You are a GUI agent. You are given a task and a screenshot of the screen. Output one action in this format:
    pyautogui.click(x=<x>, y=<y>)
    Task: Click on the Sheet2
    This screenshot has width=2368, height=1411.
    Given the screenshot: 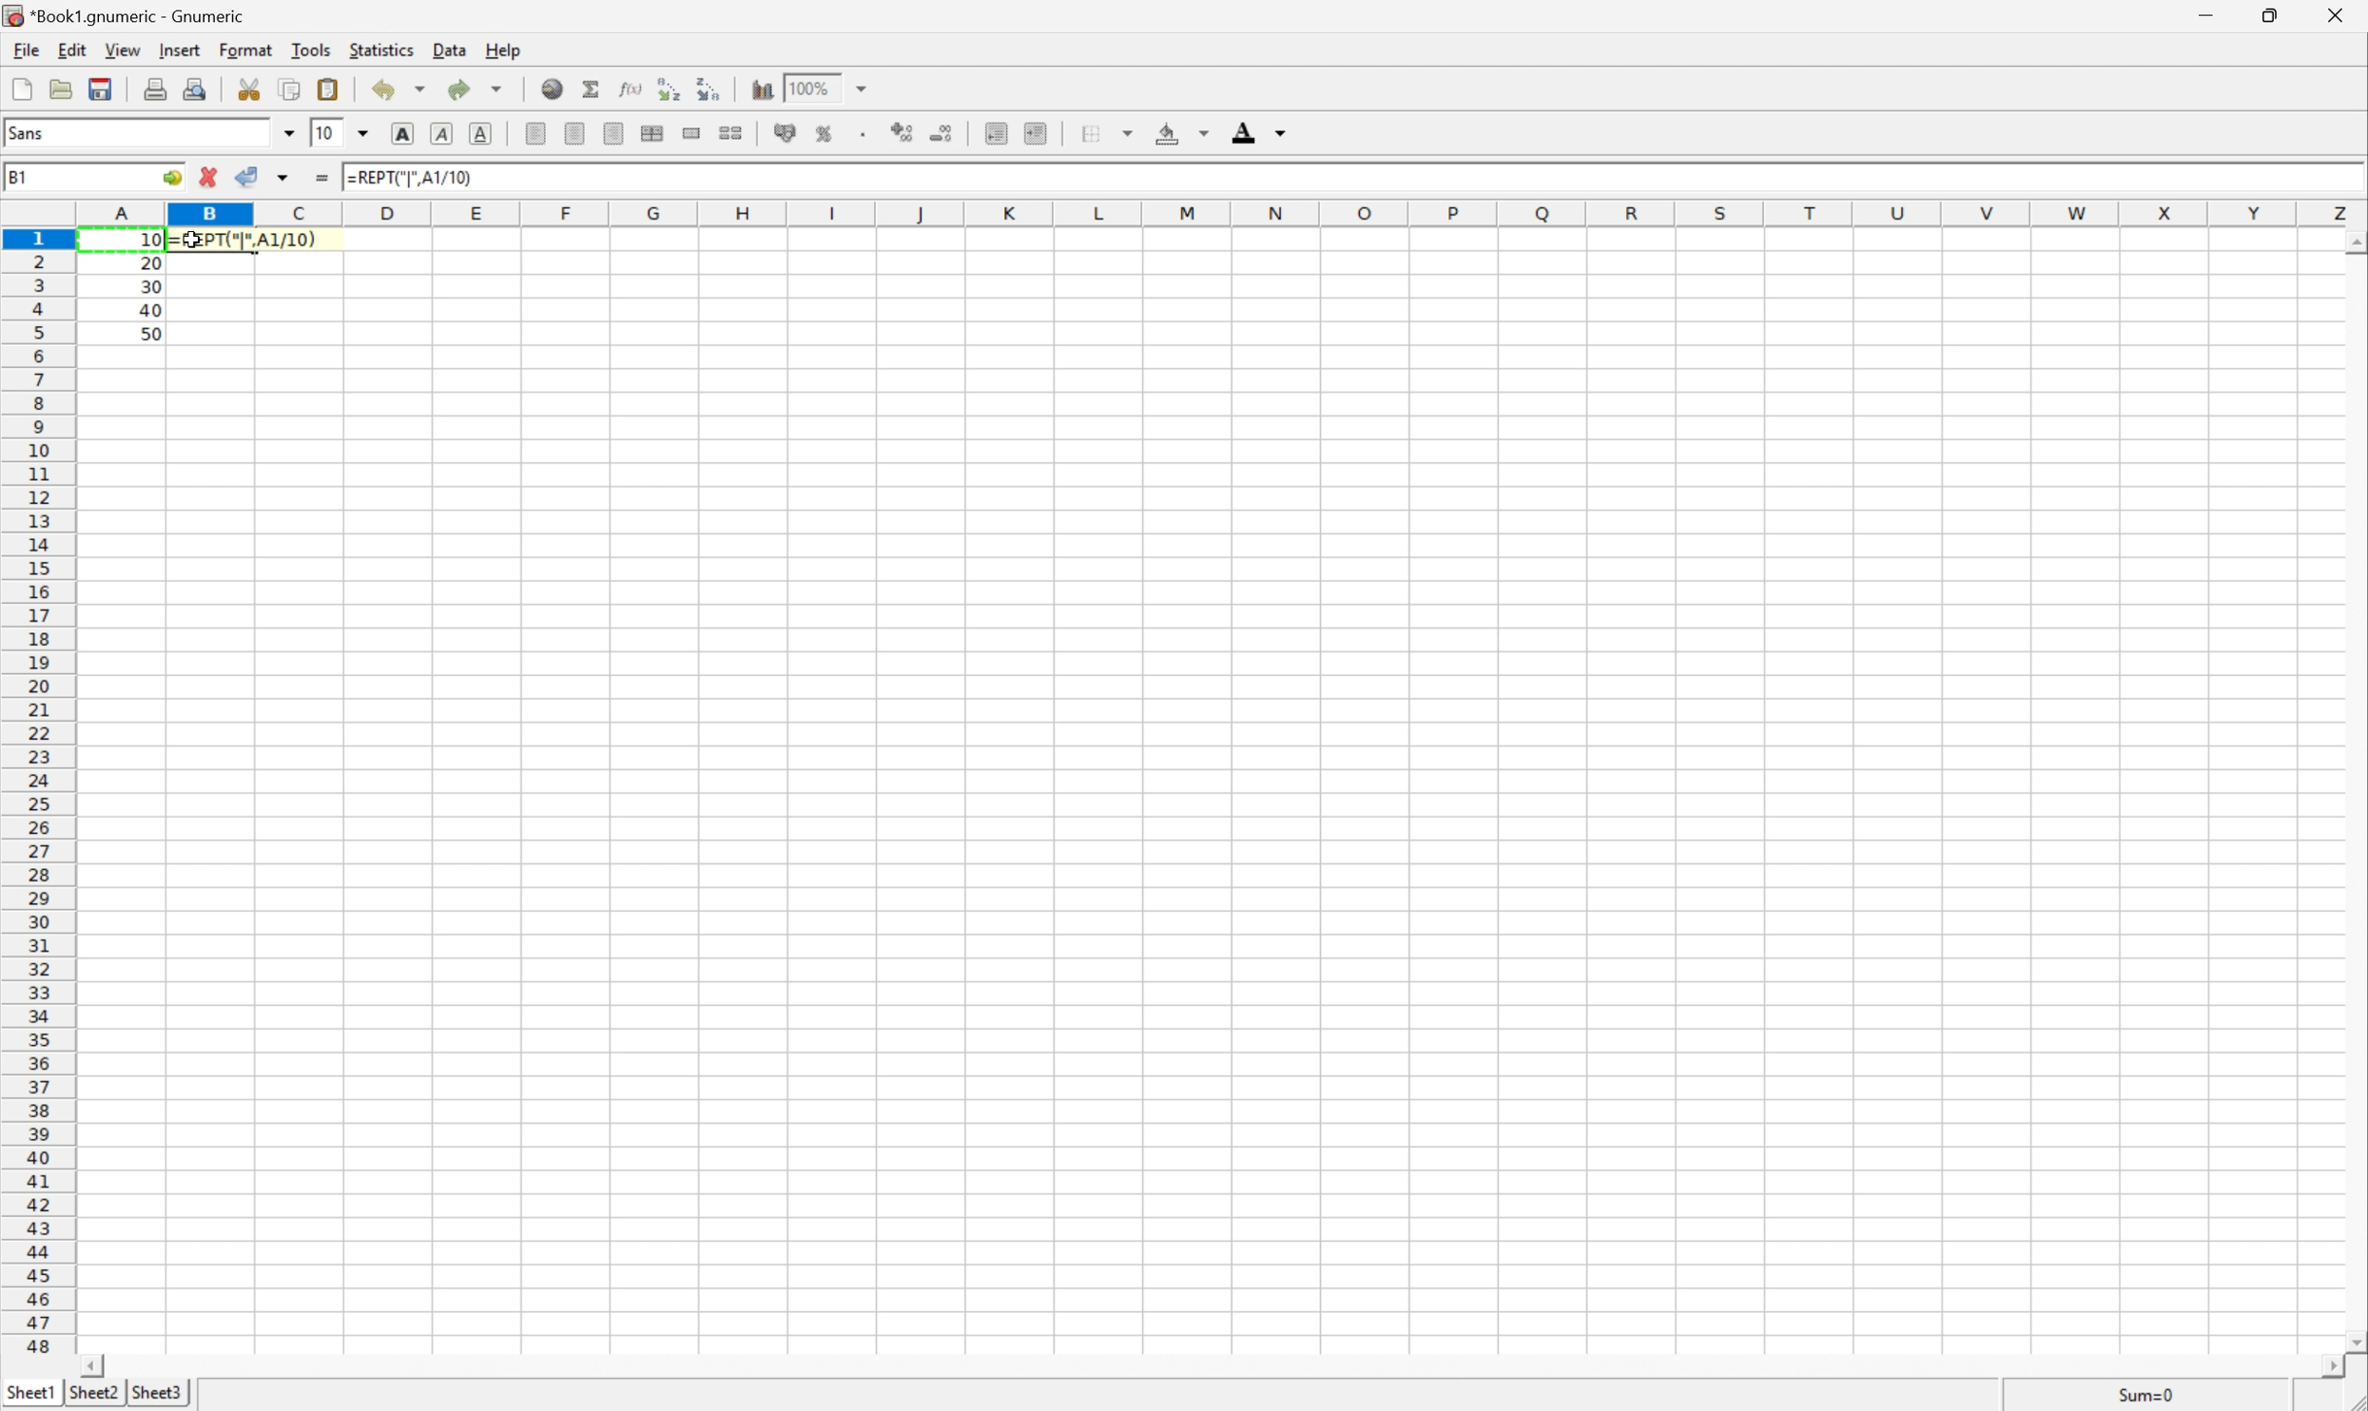 What is the action you would take?
    pyautogui.click(x=95, y=1393)
    